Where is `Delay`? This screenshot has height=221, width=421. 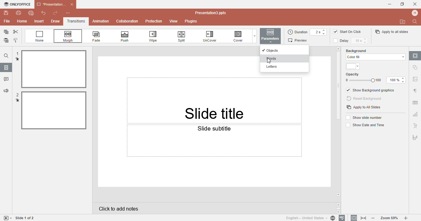 Delay is located at coordinates (343, 41).